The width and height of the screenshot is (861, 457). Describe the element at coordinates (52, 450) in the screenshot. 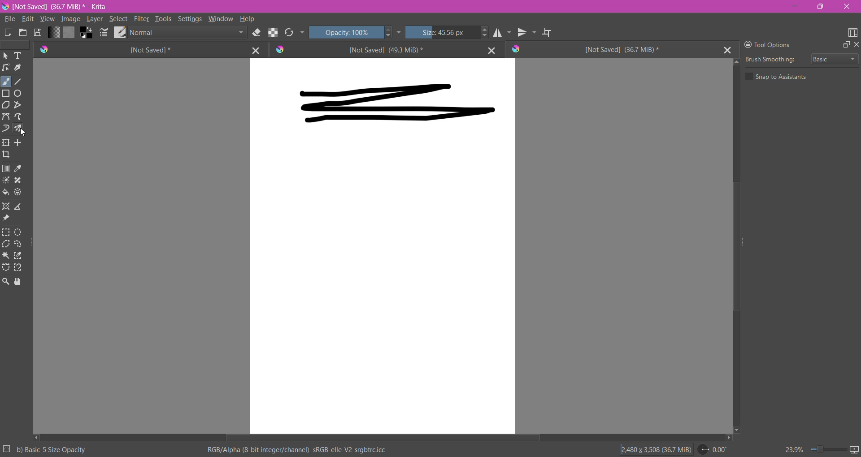

I see `Selected Brush Preset` at that location.